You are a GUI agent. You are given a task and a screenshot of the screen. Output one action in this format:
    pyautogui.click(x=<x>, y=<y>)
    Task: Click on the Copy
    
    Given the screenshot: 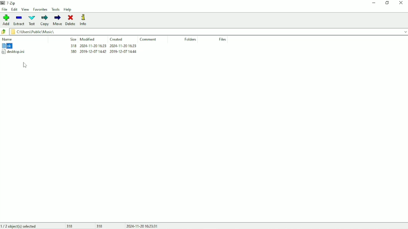 What is the action you would take?
    pyautogui.click(x=44, y=21)
    